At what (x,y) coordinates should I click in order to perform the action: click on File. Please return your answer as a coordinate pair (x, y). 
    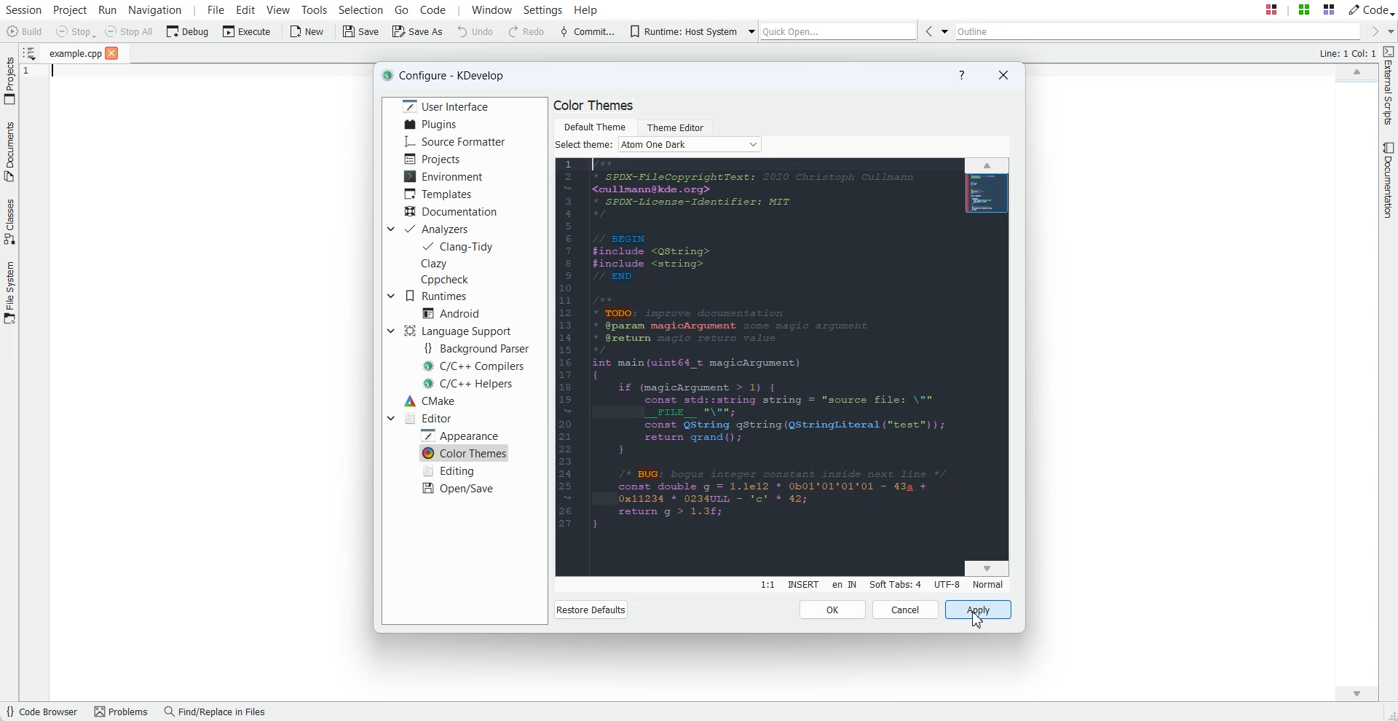
    Looking at the image, I should click on (76, 54).